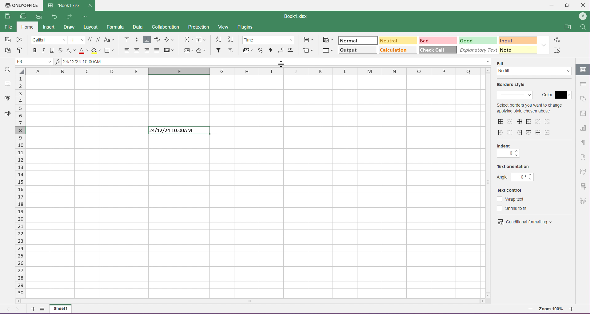 The width and height of the screenshot is (590, 314). What do you see at coordinates (98, 39) in the screenshot?
I see `Decrement Font Size` at bounding box center [98, 39].